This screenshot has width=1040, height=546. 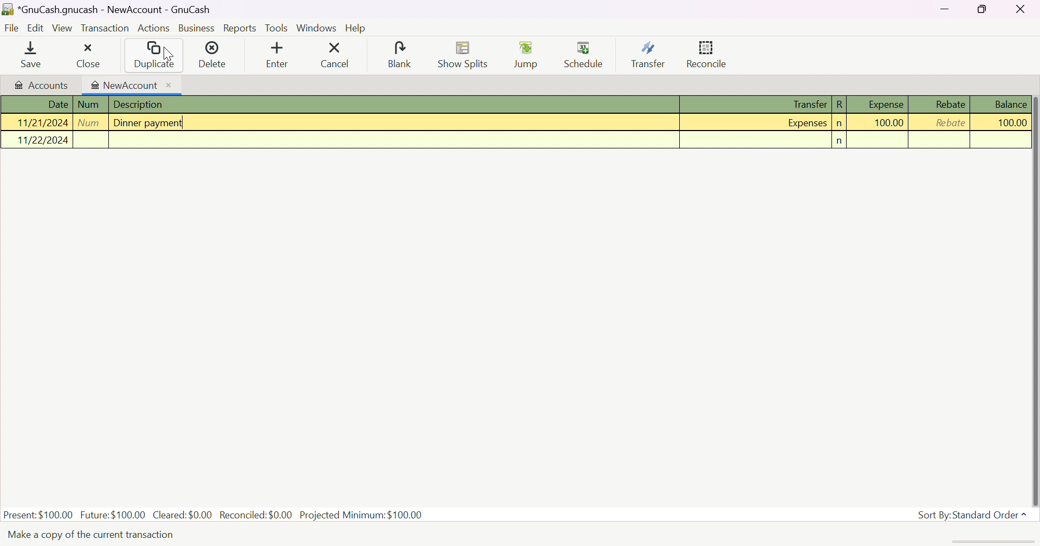 I want to click on n, so click(x=842, y=141).